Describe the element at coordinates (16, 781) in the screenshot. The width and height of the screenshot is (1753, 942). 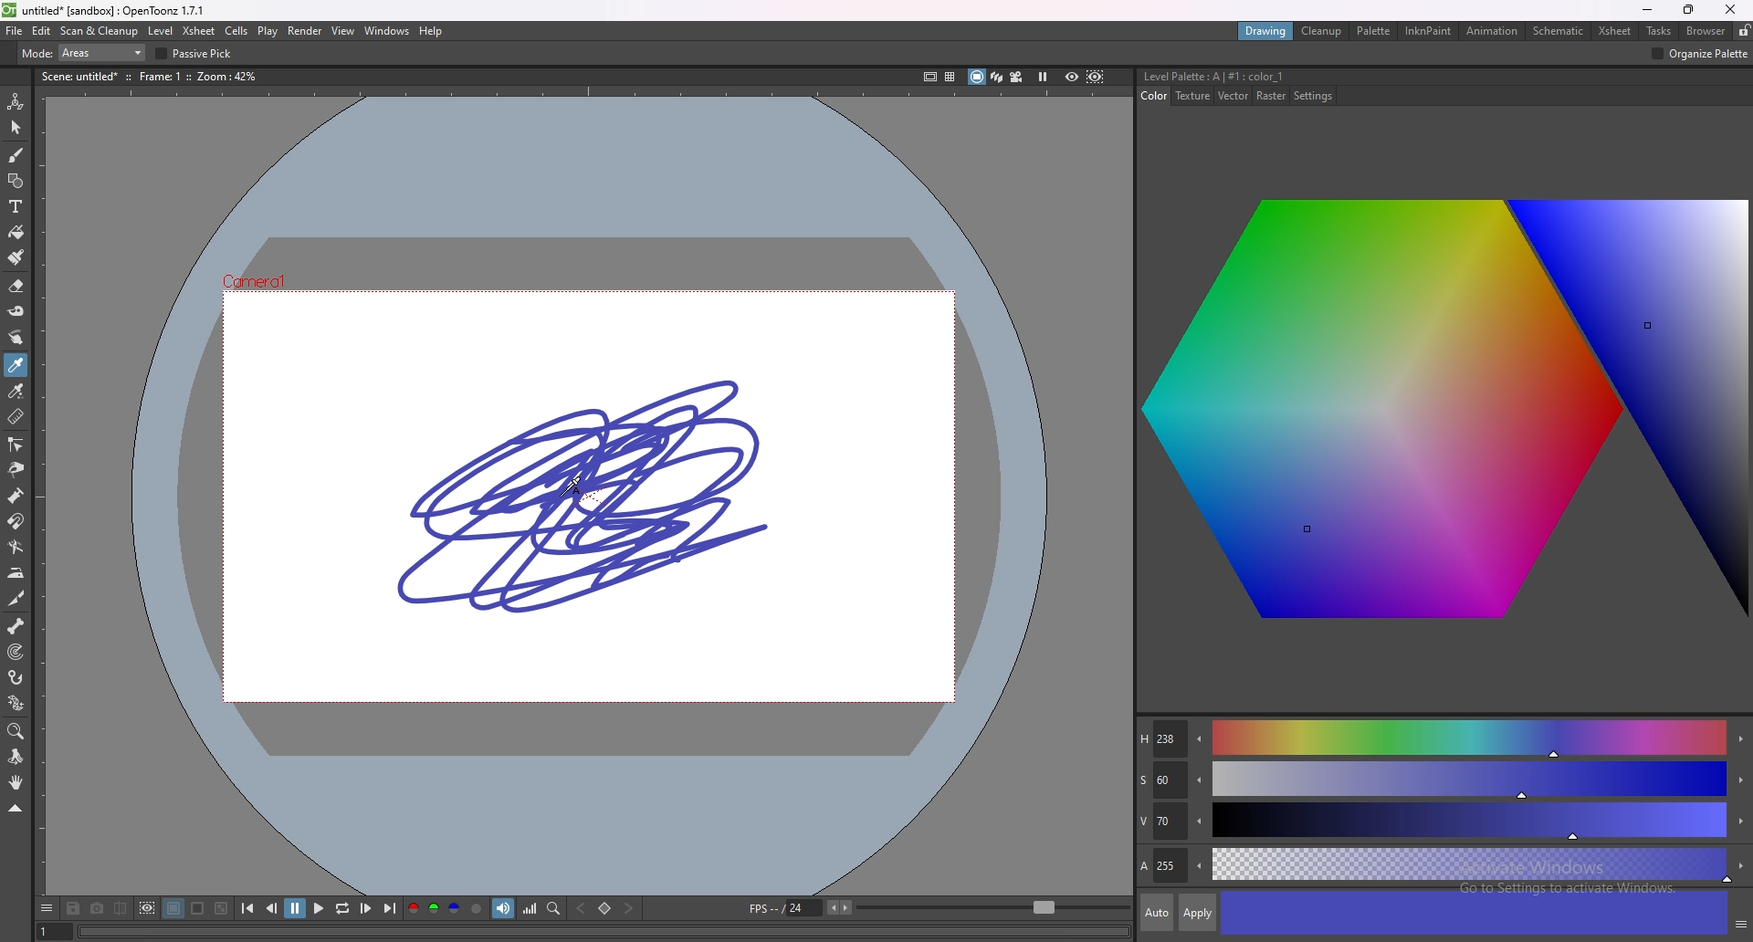
I see `hand tool` at that location.